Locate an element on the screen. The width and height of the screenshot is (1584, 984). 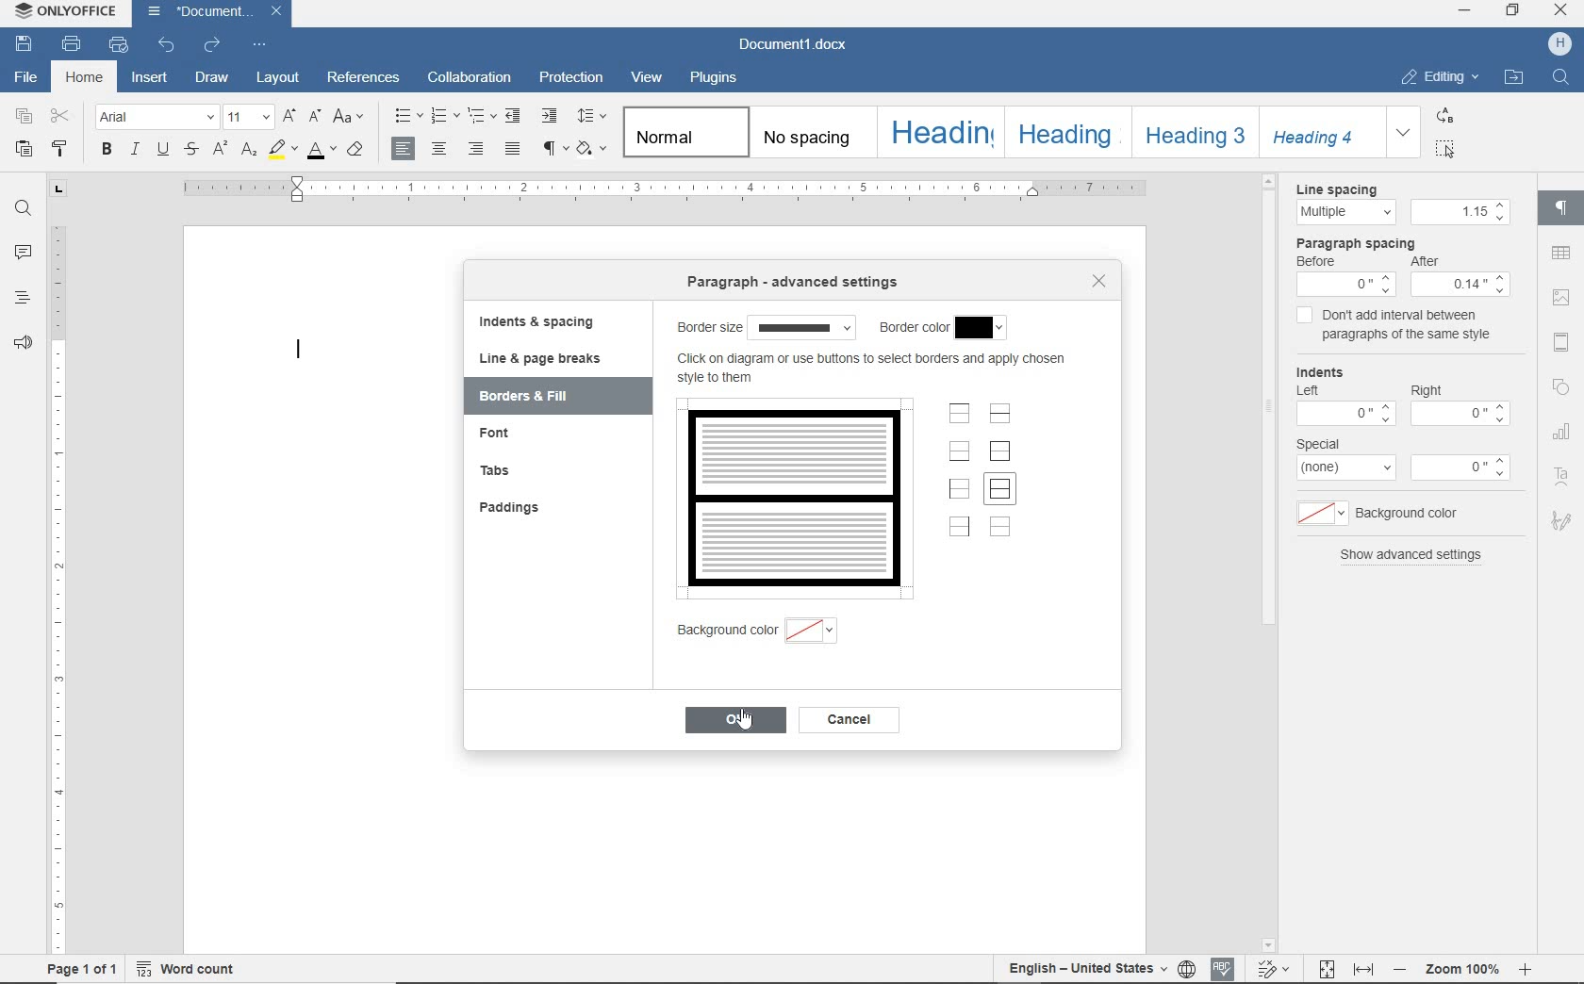
comments is located at coordinates (23, 254).